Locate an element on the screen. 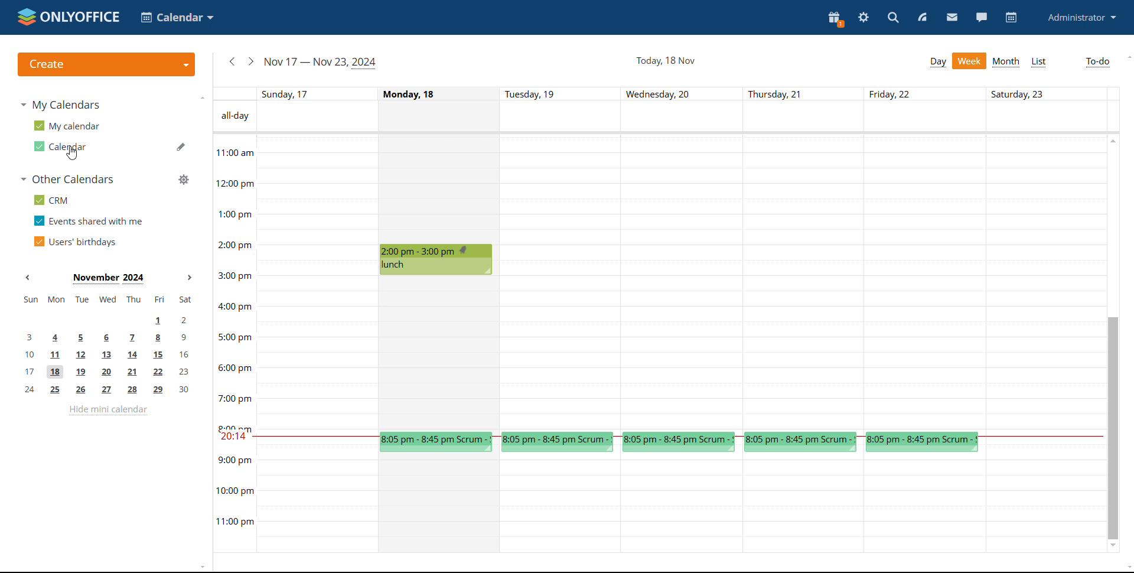  feed is located at coordinates (922, 17).